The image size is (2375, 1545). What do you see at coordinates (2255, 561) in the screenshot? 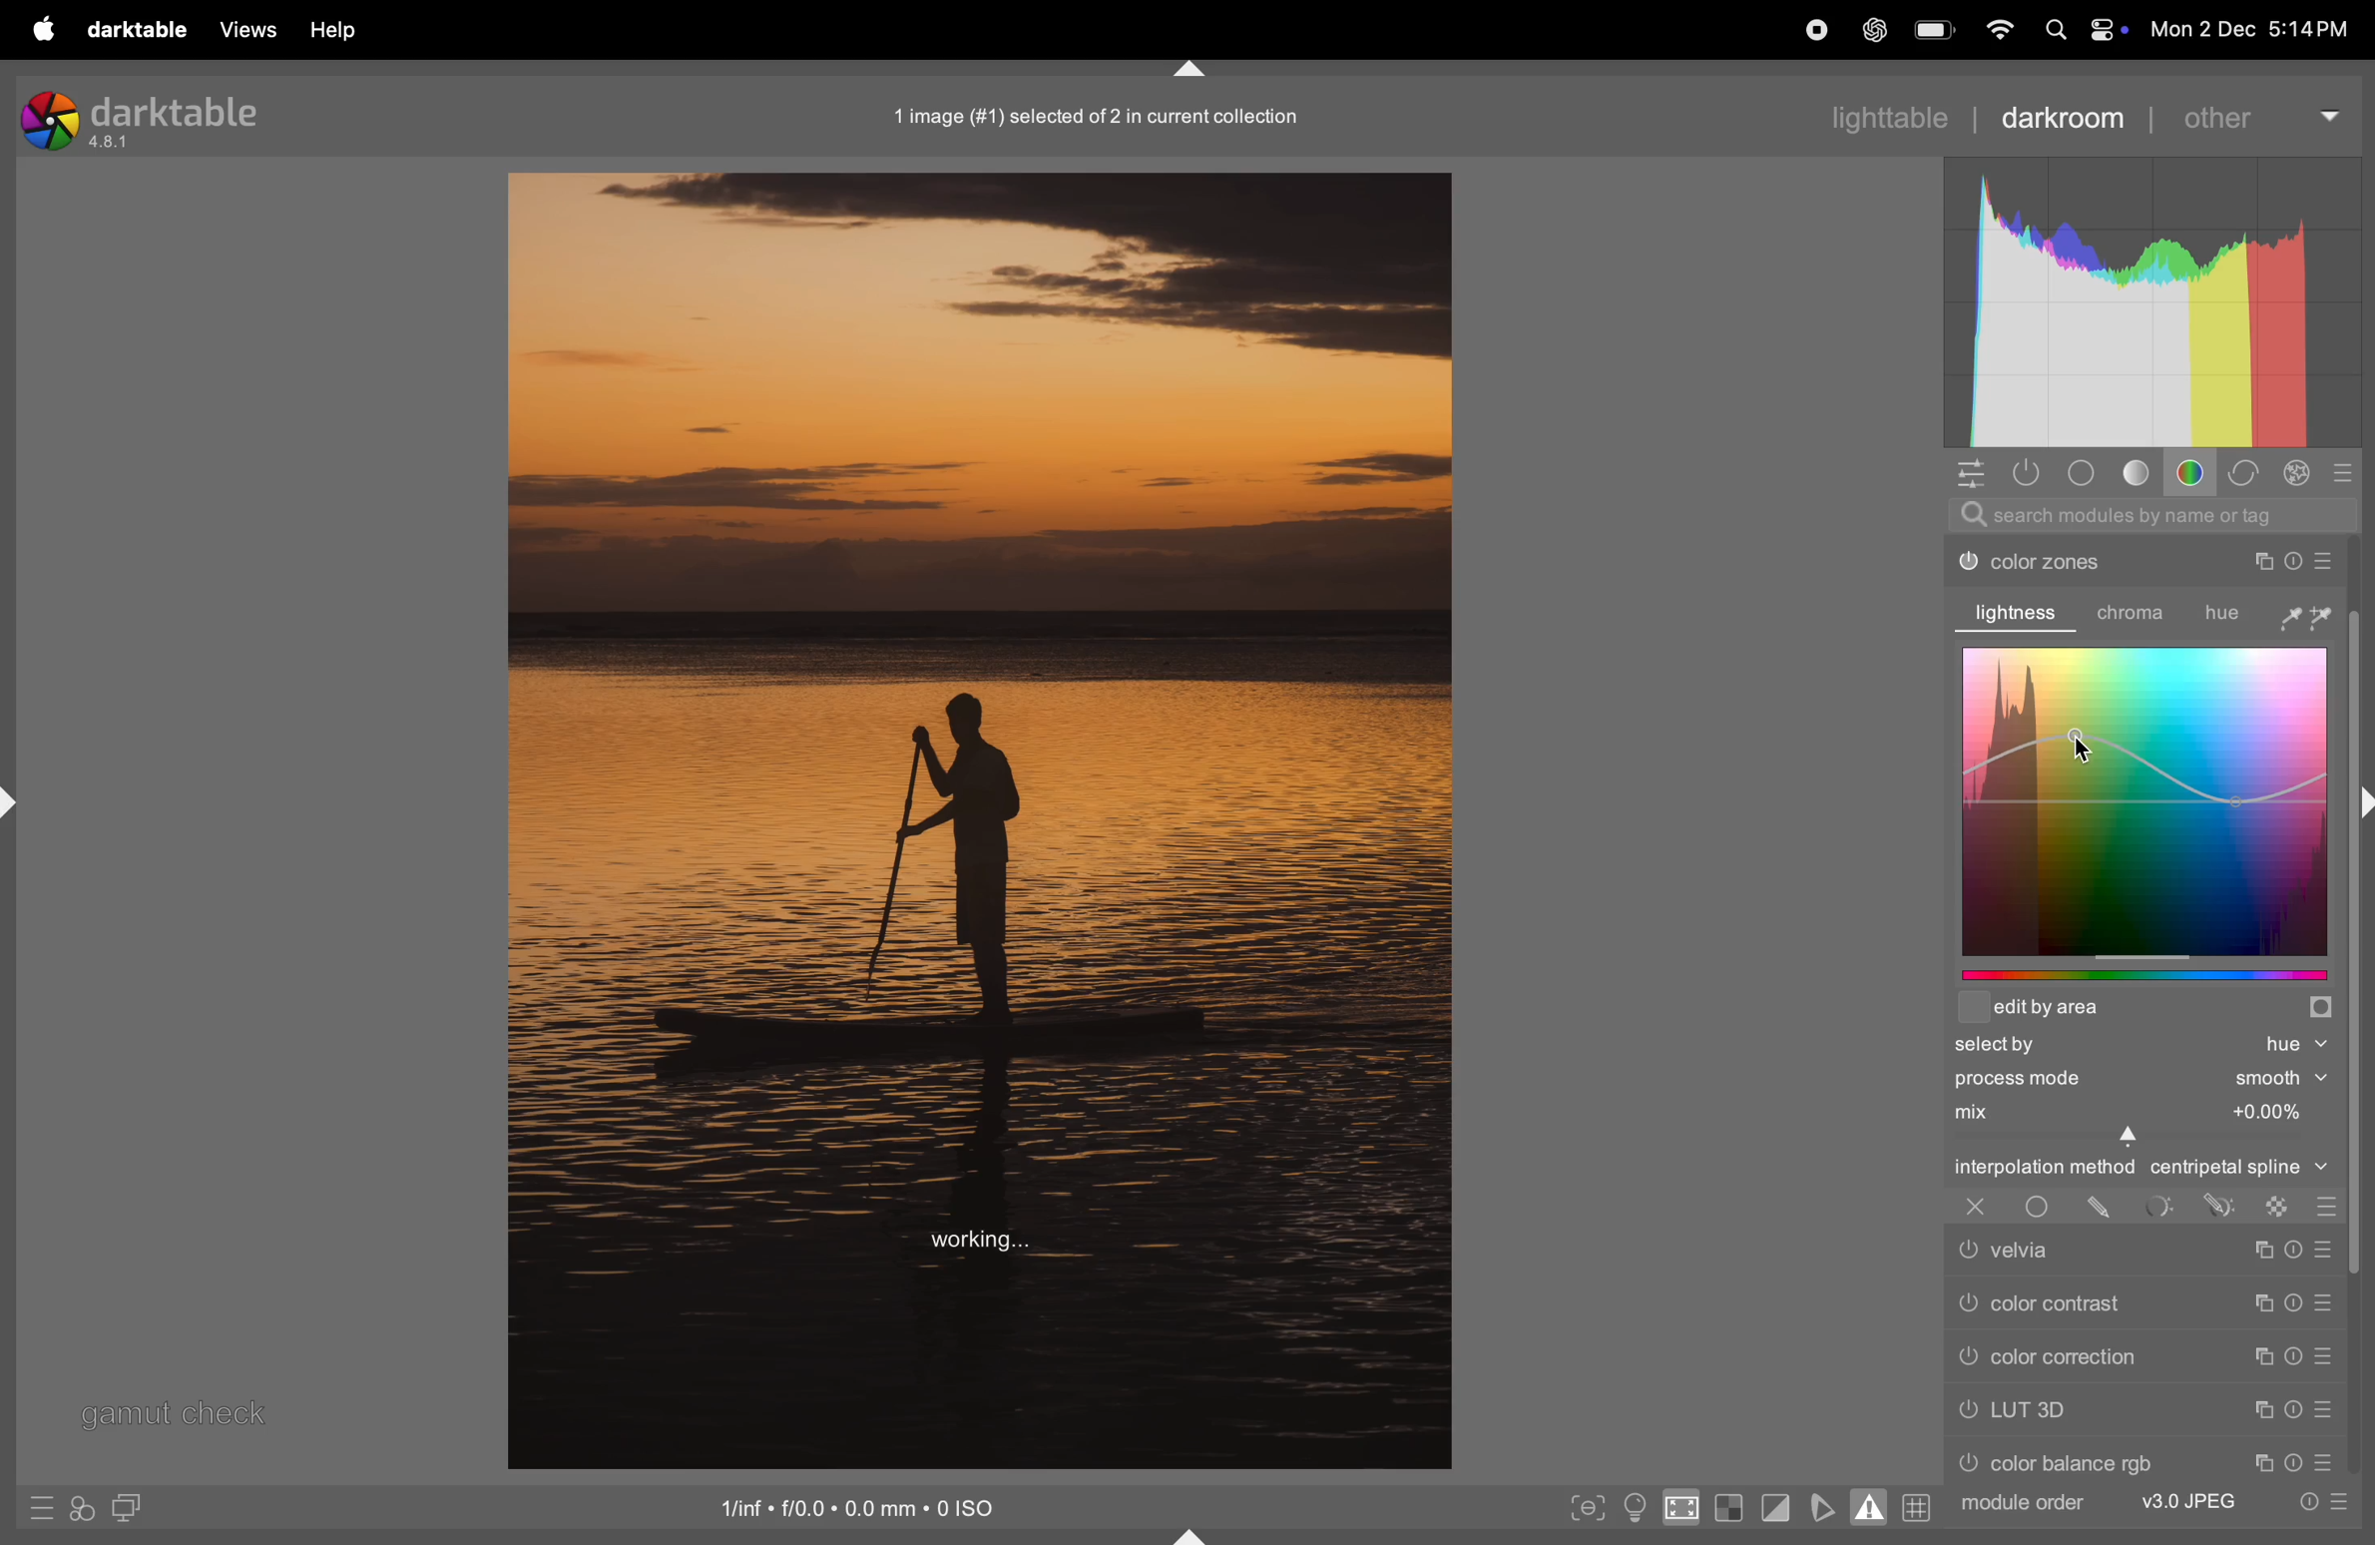
I see `Copy` at bounding box center [2255, 561].